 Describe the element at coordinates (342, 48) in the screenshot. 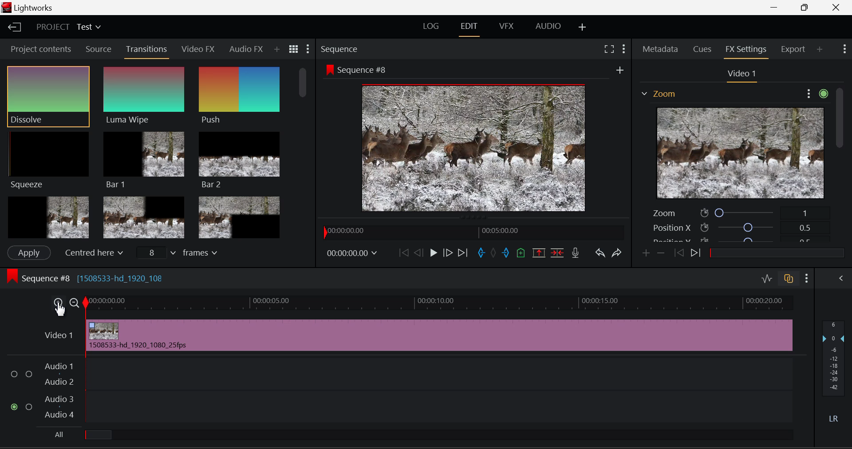

I see `Sequence Preview Section` at that location.